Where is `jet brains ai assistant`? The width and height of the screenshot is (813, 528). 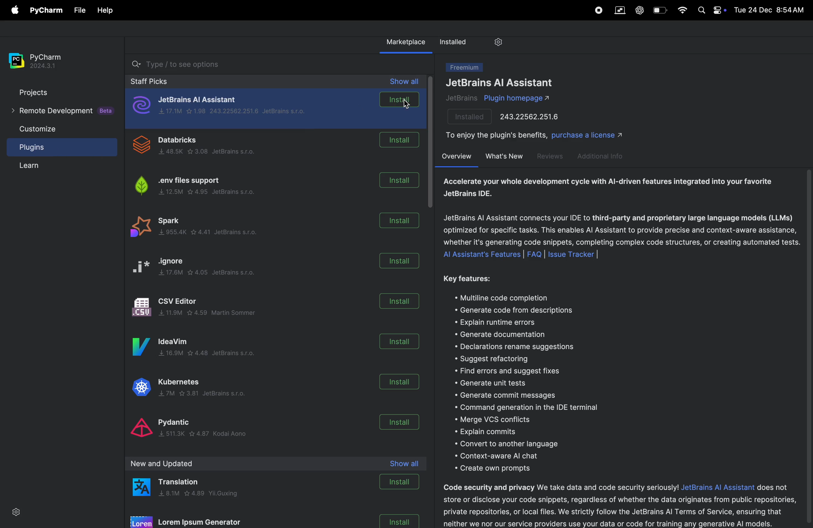
jet brains ai assistant is located at coordinates (523, 82).